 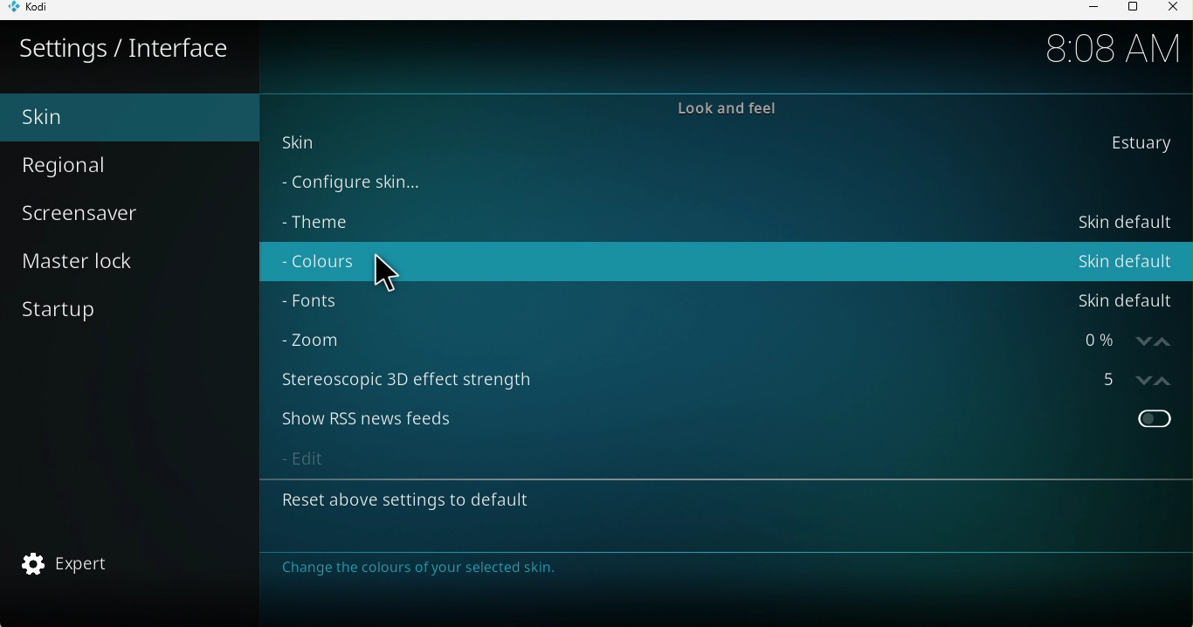 I want to click on Look and feel, so click(x=710, y=107).